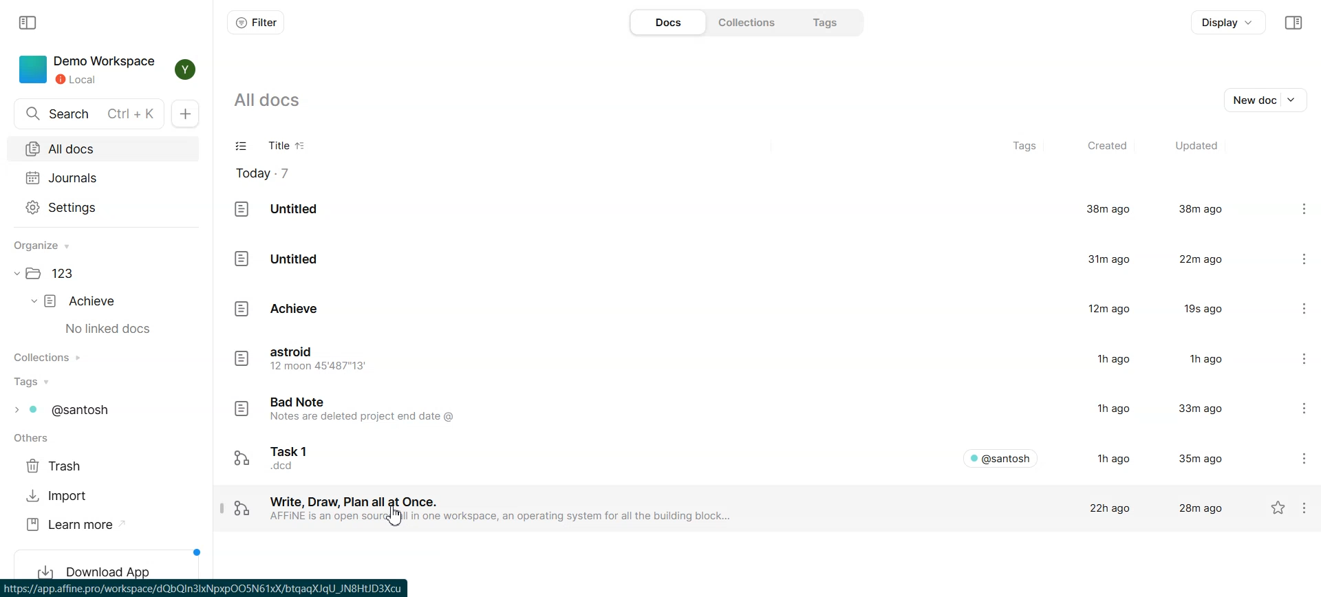  Describe the element at coordinates (86, 69) in the screenshot. I see `Demo workspace` at that location.